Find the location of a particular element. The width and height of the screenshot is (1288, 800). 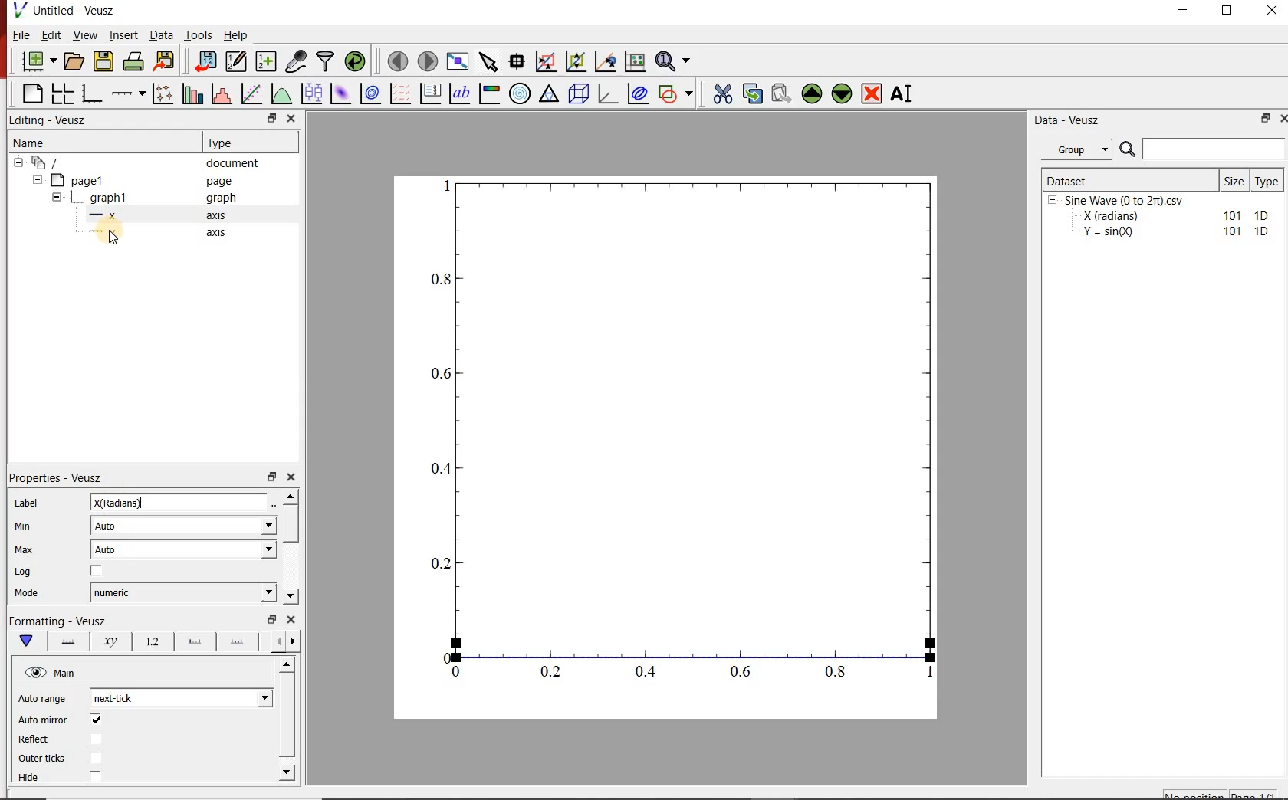

import data into veusz is located at coordinates (204, 61).